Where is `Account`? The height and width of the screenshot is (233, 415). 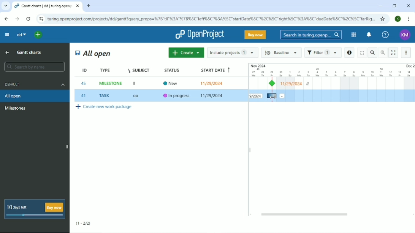
Account is located at coordinates (398, 19).